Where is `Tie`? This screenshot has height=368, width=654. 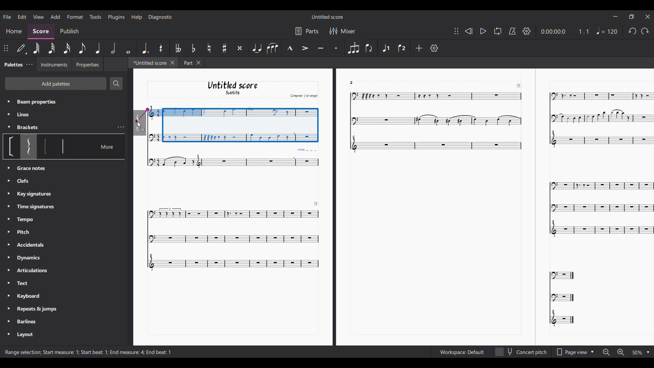 Tie is located at coordinates (256, 48).